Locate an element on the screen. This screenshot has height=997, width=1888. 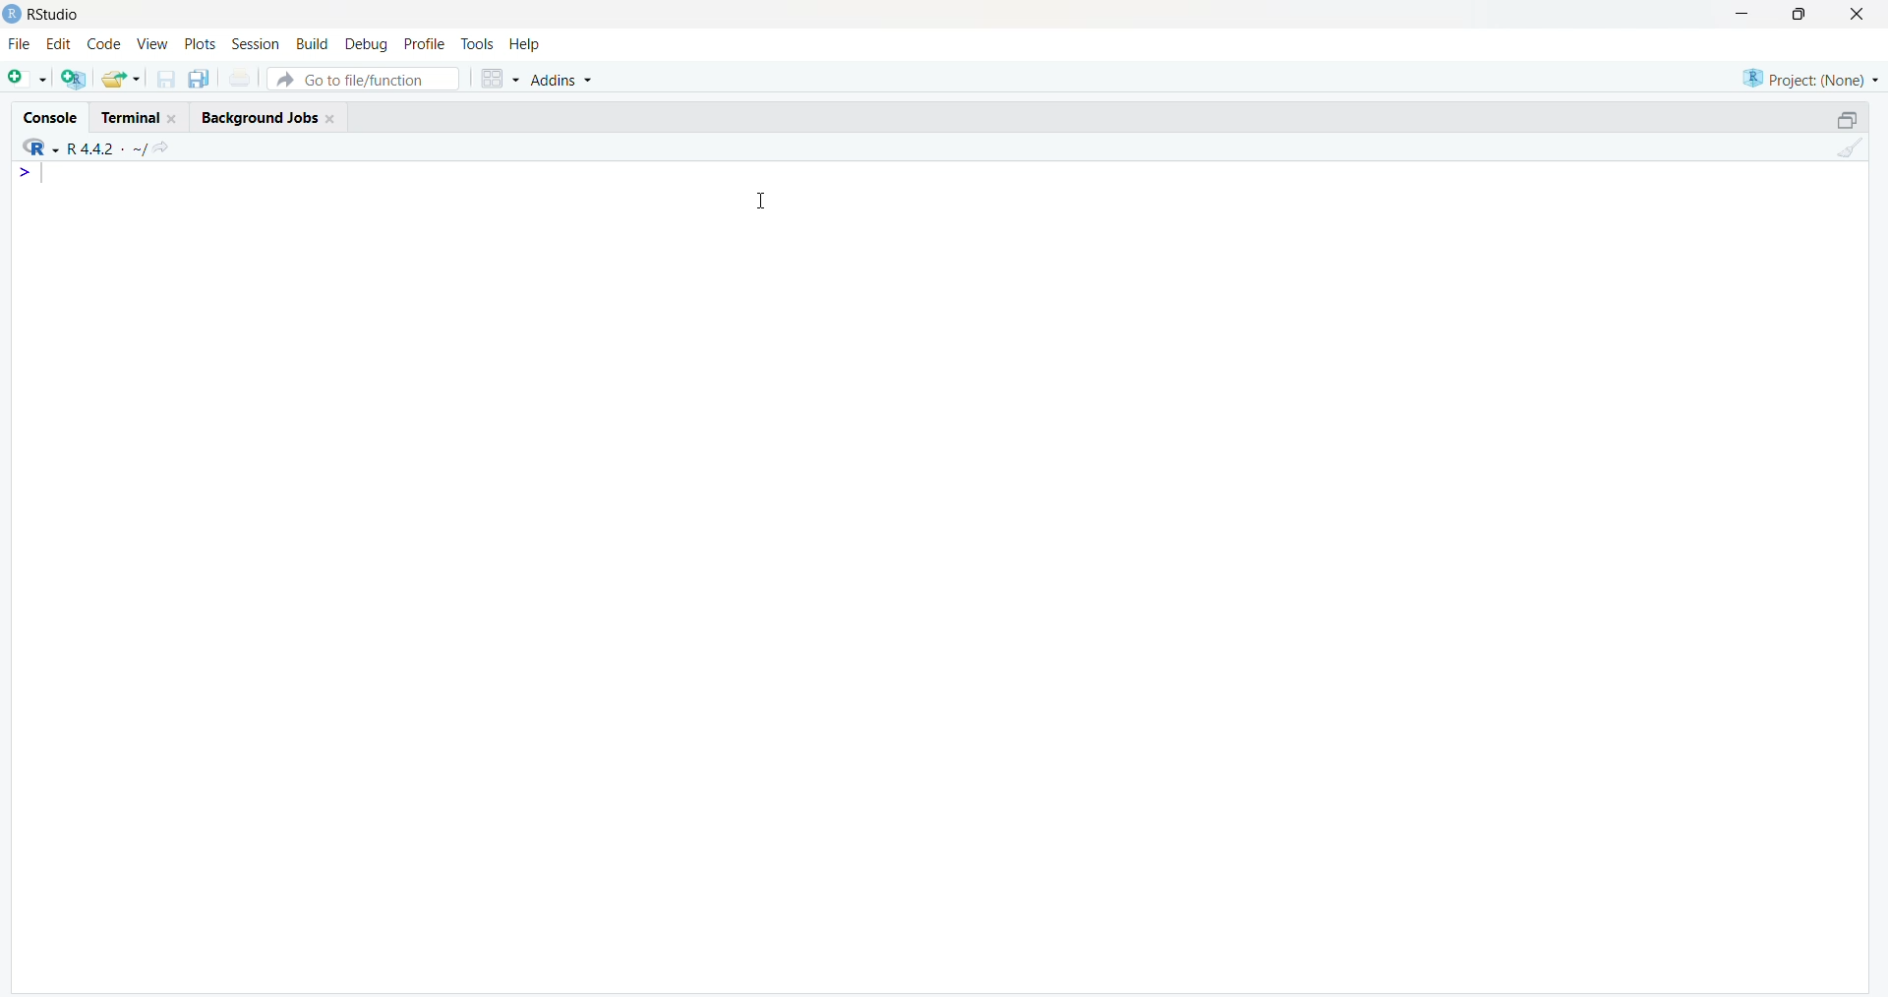
open in separate window  is located at coordinates (1849, 119).